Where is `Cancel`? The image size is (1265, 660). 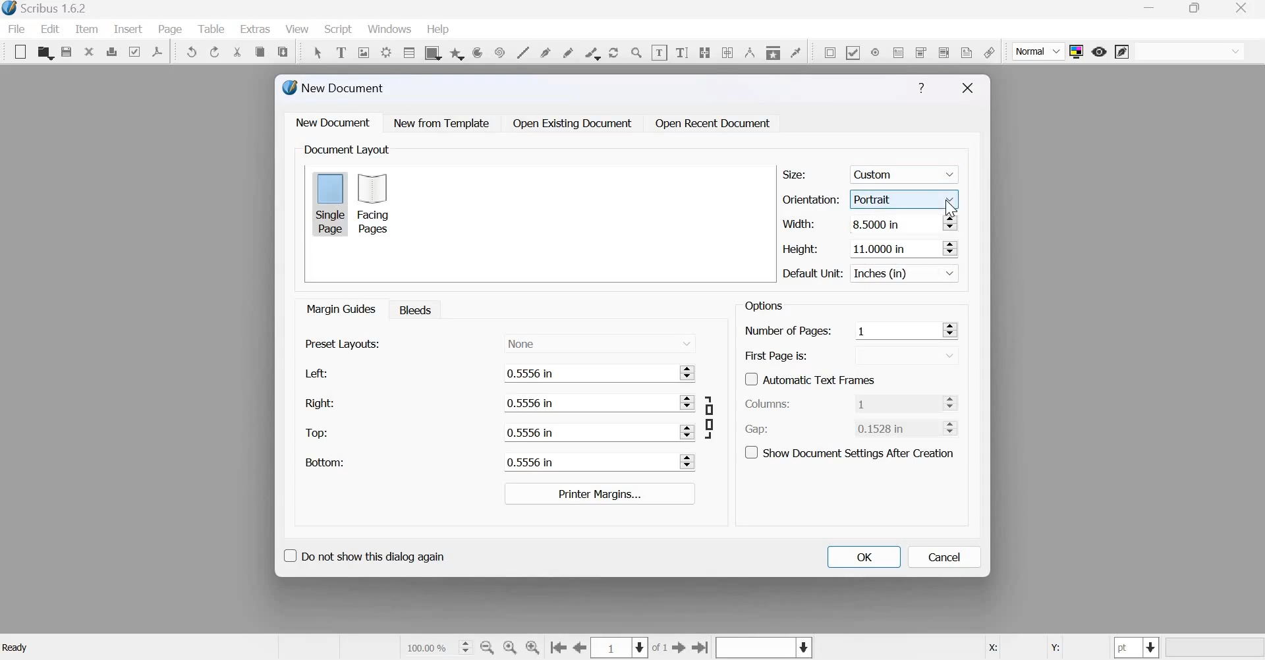
Cancel is located at coordinates (945, 557).